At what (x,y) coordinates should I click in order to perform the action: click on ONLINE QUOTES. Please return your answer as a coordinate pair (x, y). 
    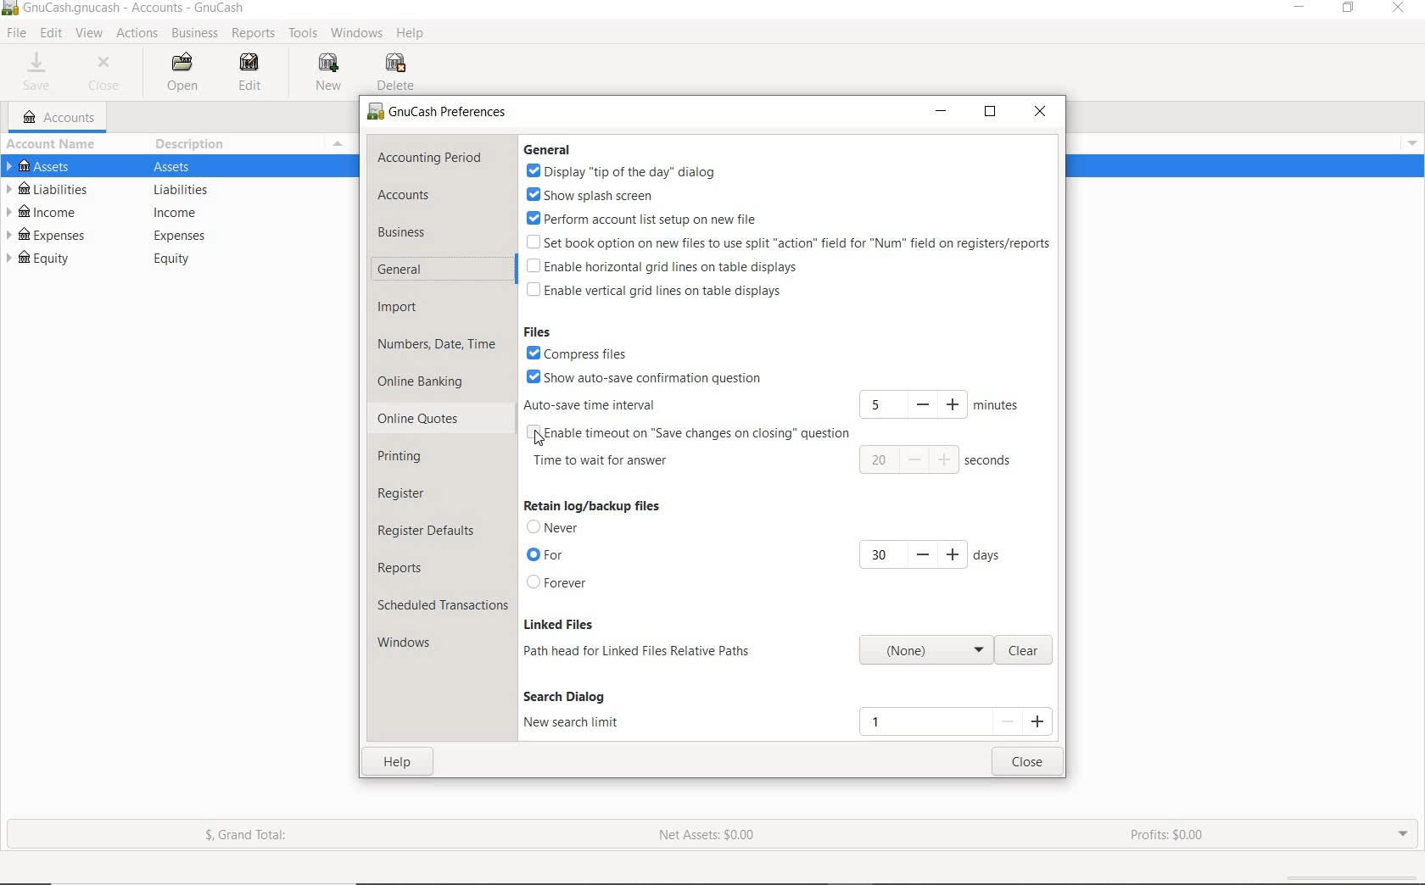
    Looking at the image, I should click on (420, 420).